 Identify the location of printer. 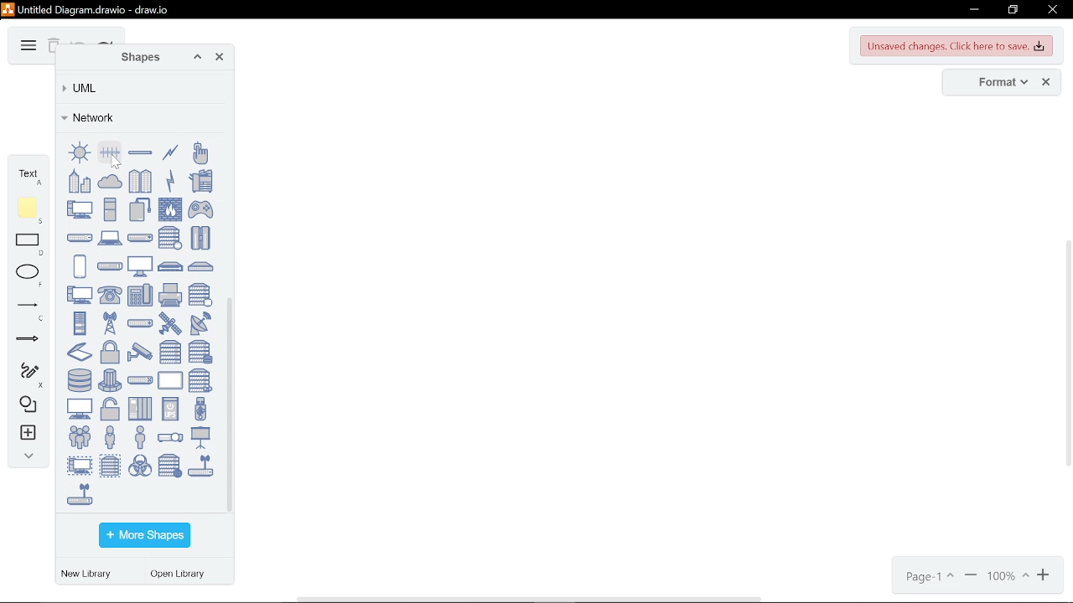
(170, 295).